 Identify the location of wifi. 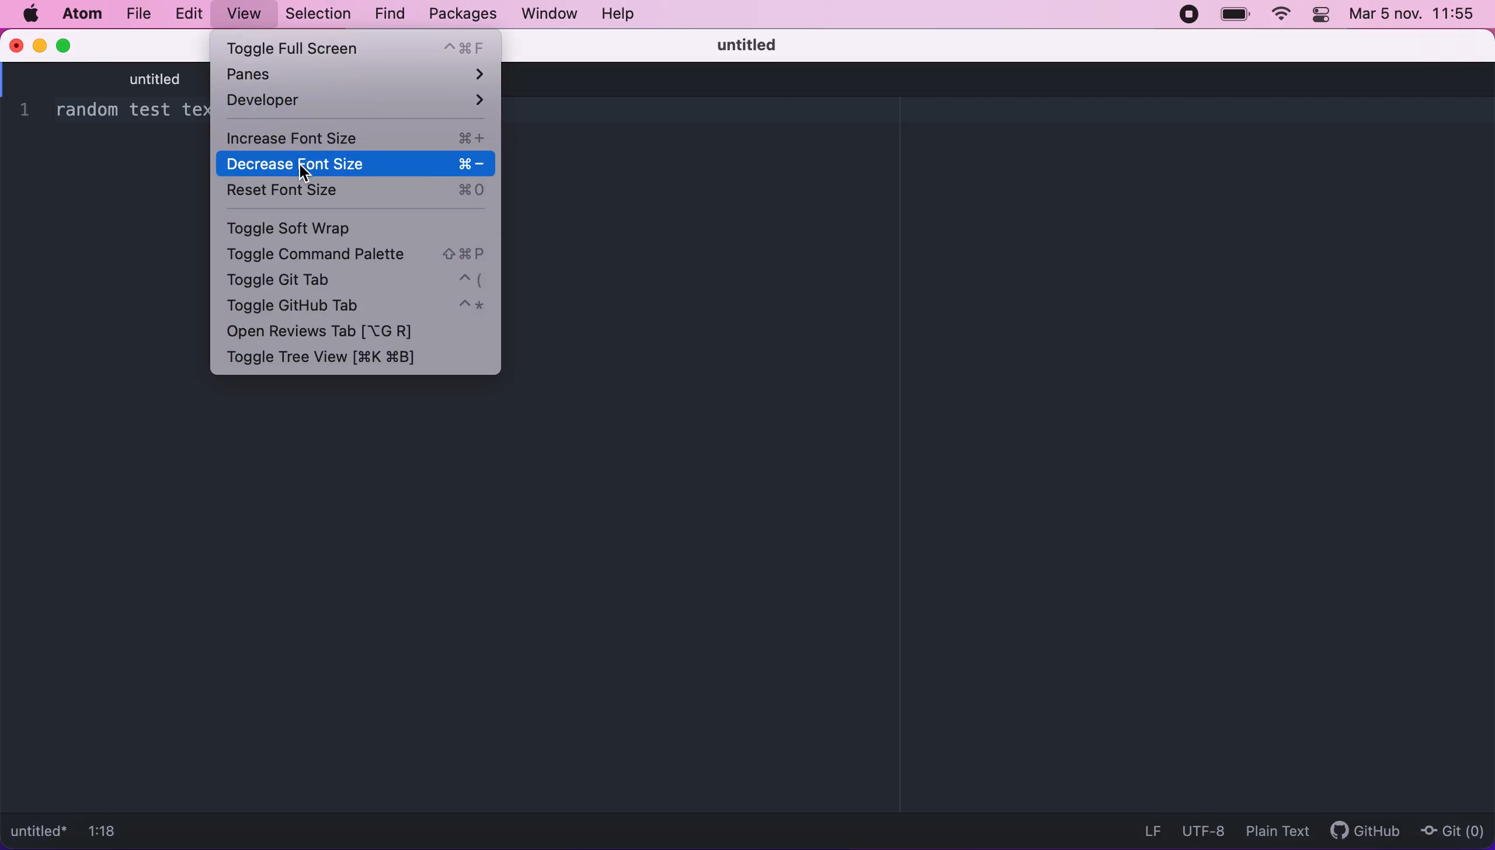
(1278, 14).